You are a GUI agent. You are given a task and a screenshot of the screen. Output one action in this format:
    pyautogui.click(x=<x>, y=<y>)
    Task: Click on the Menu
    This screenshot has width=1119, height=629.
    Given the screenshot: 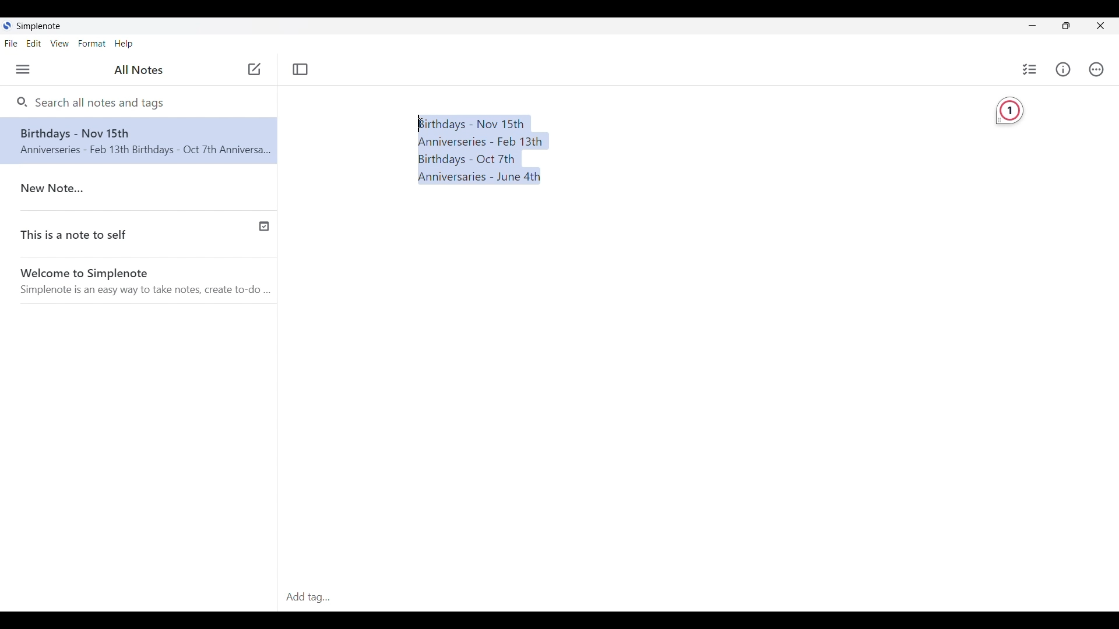 What is the action you would take?
    pyautogui.click(x=23, y=69)
    